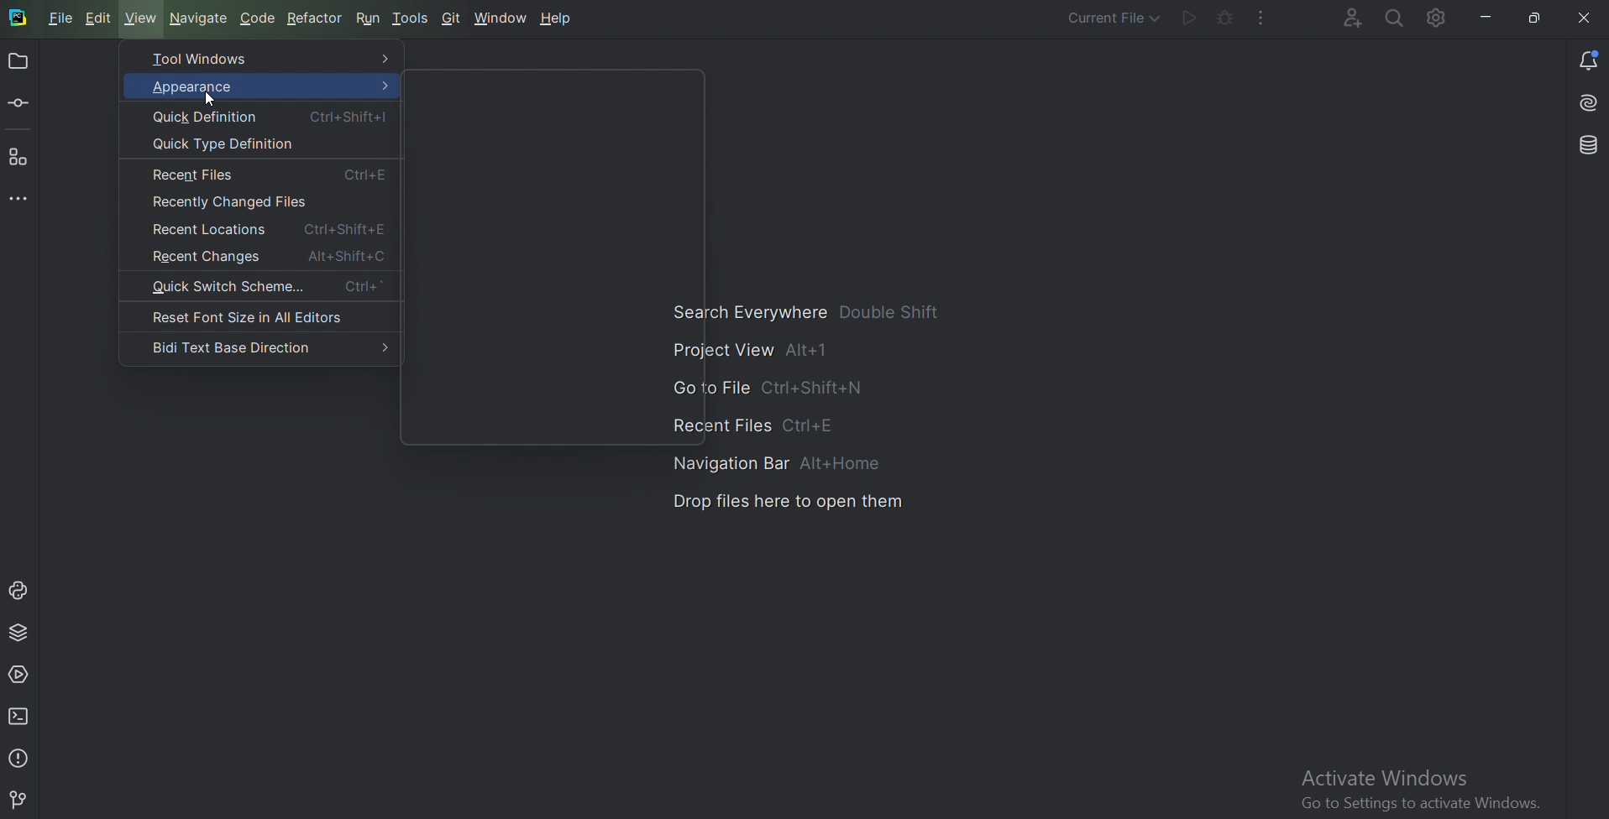  What do you see at coordinates (199, 18) in the screenshot?
I see `Navigate` at bounding box center [199, 18].